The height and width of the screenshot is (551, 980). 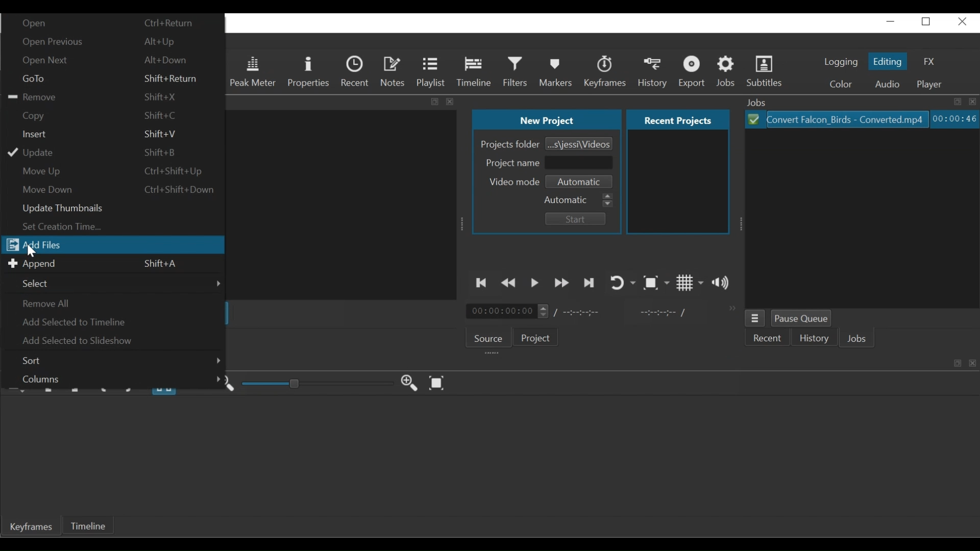 What do you see at coordinates (561, 283) in the screenshot?
I see `Play quickly forward` at bounding box center [561, 283].